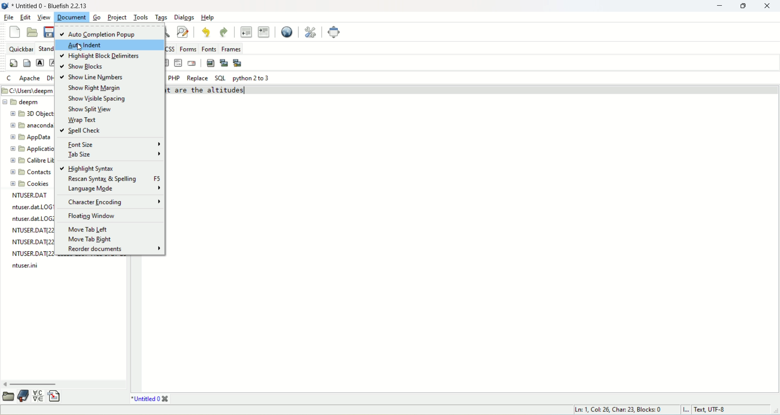 Image resolution: width=780 pixels, height=415 pixels. Describe the element at coordinates (220, 77) in the screenshot. I see `SQL` at that location.